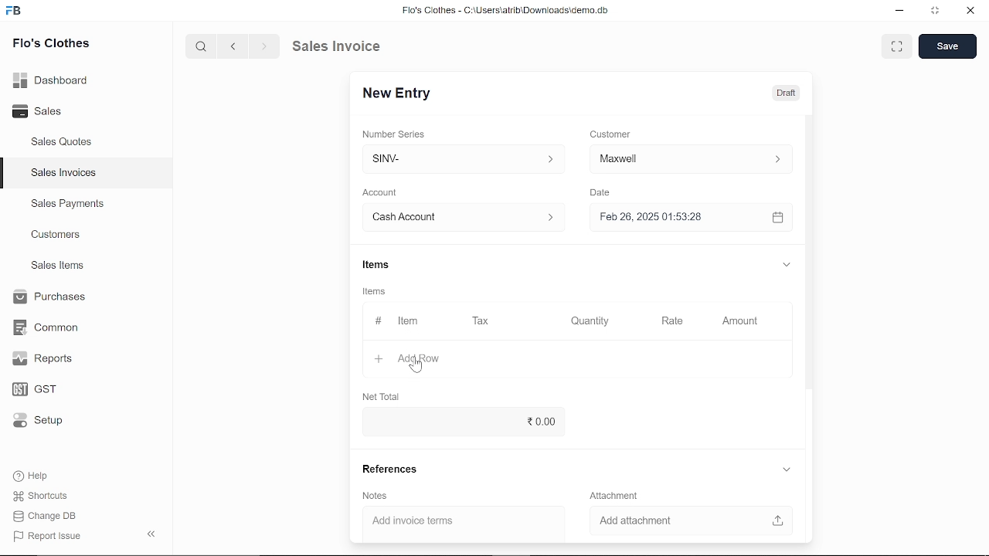 The width and height of the screenshot is (989, 556). What do you see at coordinates (484, 321) in the screenshot?
I see `Tax` at bounding box center [484, 321].